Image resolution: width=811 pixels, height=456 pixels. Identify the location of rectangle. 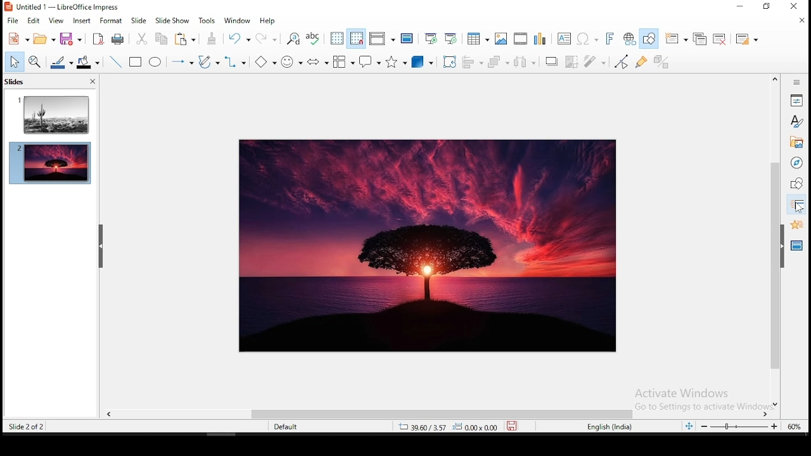
(136, 62).